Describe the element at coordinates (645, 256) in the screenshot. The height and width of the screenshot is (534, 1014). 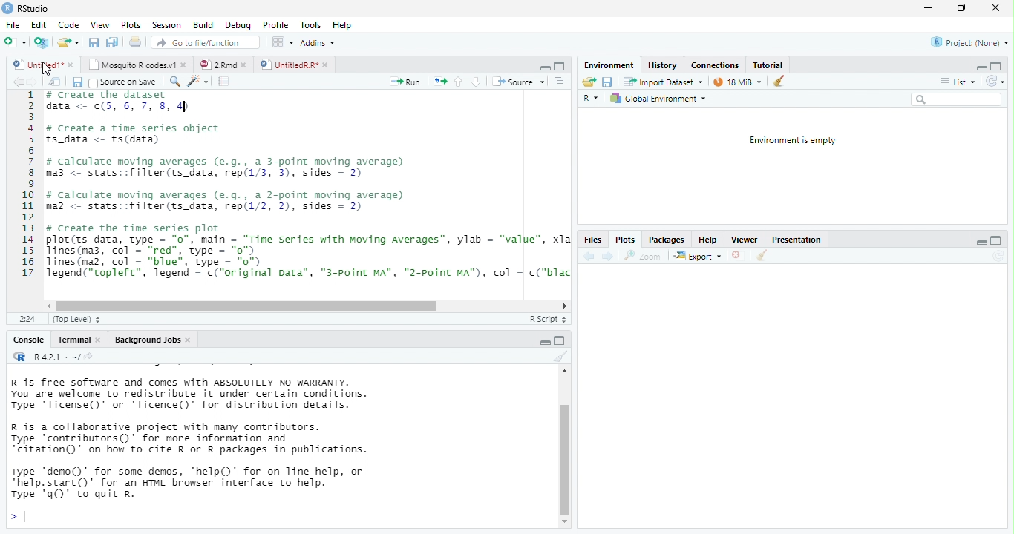
I see `zoom` at that location.